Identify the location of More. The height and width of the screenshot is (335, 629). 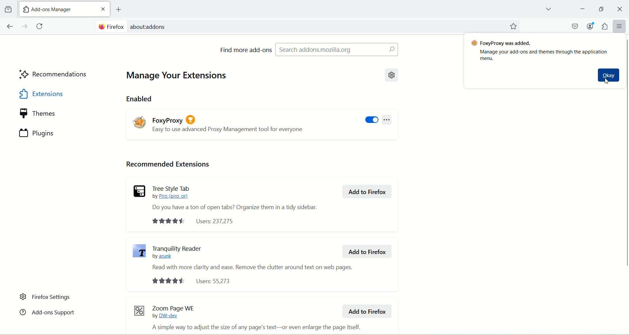
(387, 120).